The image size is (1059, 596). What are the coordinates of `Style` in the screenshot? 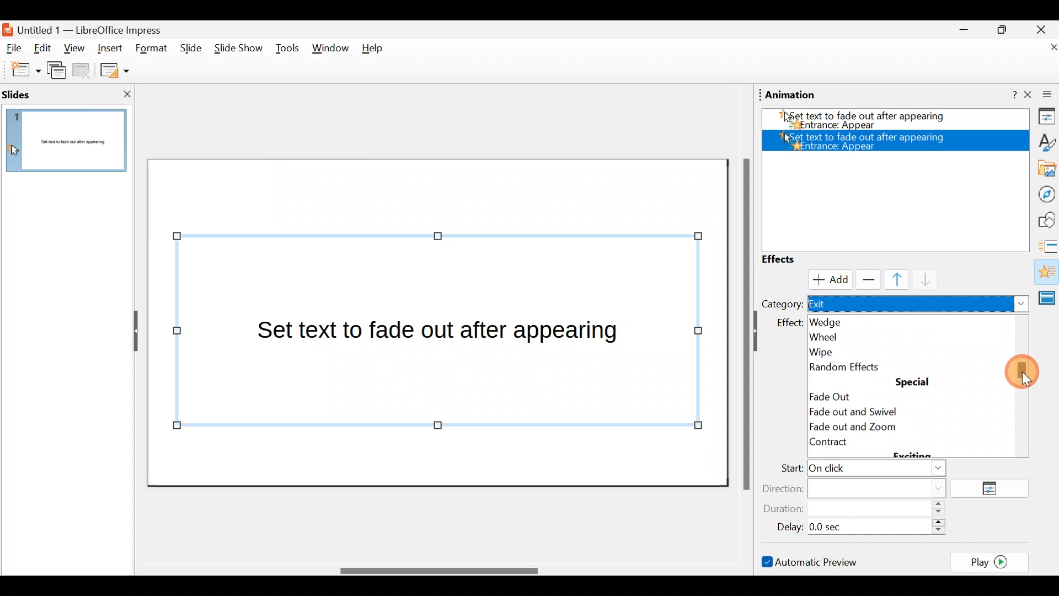 It's located at (1043, 141).